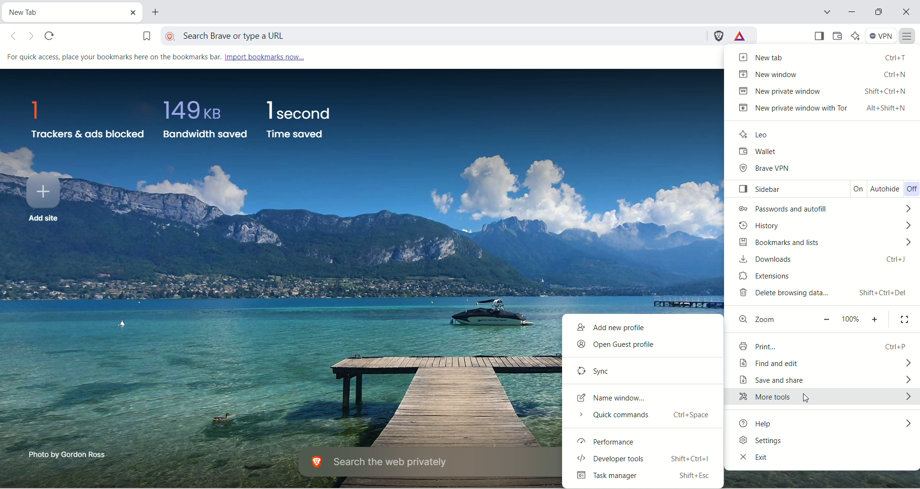 The image size is (920, 489). I want to click on lei, so click(811, 133).